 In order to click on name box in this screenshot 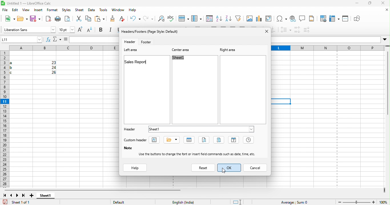, I will do `click(22, 40)`.